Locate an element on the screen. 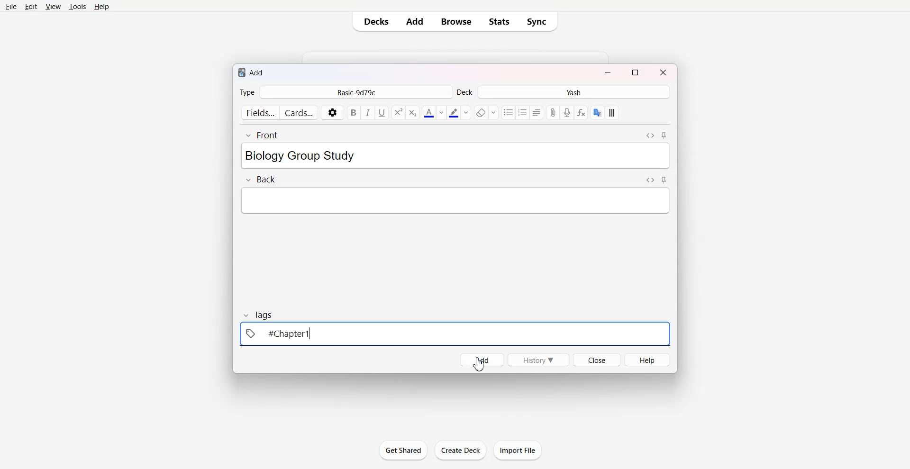 This screenshot has height=469, width=910. Order list is located at coordinates (523, 113).